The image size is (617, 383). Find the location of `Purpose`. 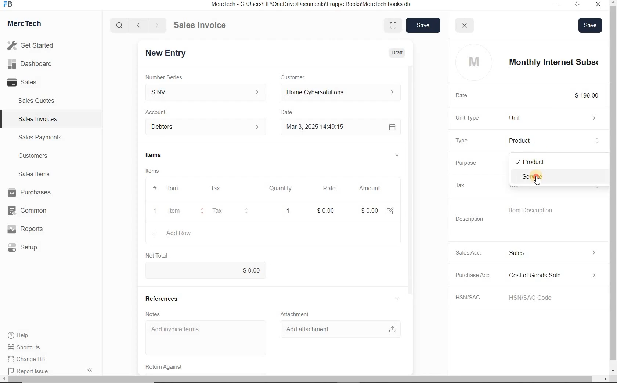

Purpose is located at coordinates (471, 163).